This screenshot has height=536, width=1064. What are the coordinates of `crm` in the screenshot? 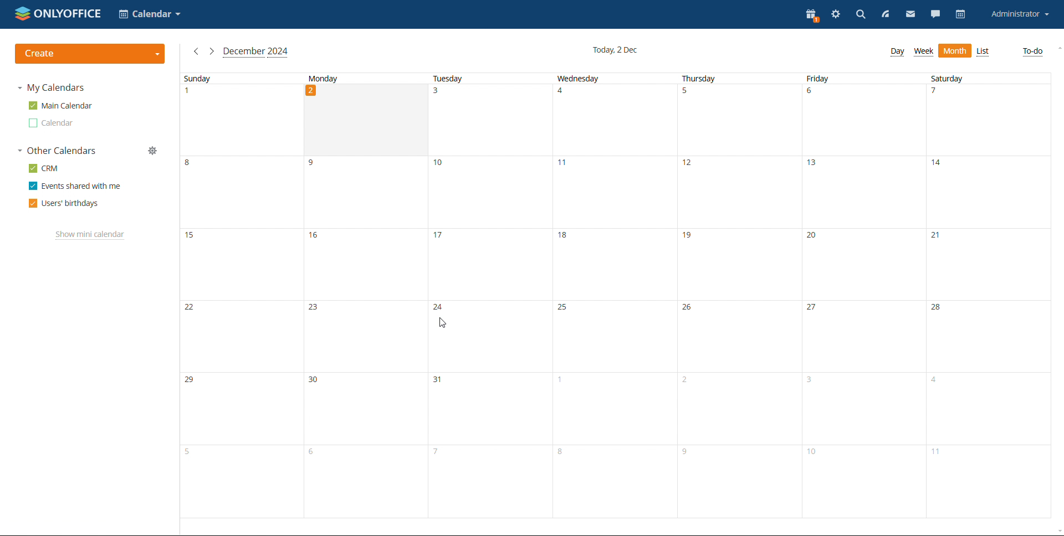 It's located at (44, 168).